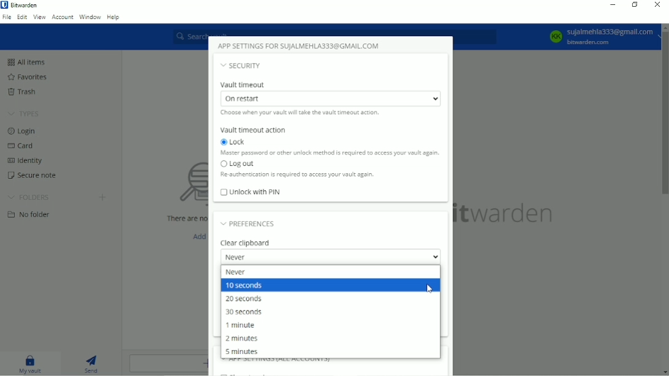  Describe the element at coordinates (27, 160) in the screenshot. I see `Identity` at that location.